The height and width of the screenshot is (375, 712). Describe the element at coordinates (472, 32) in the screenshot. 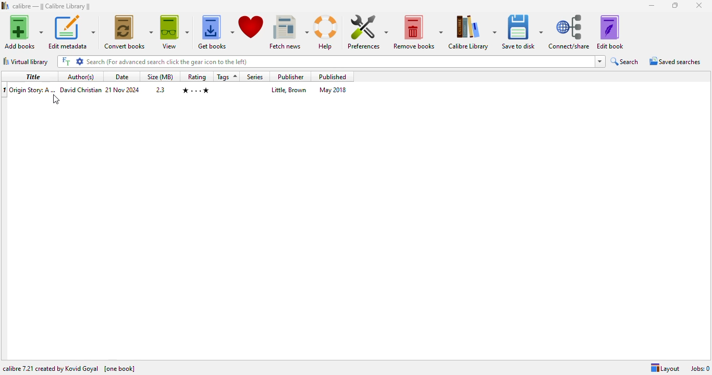

I see `calibre library` at that location.